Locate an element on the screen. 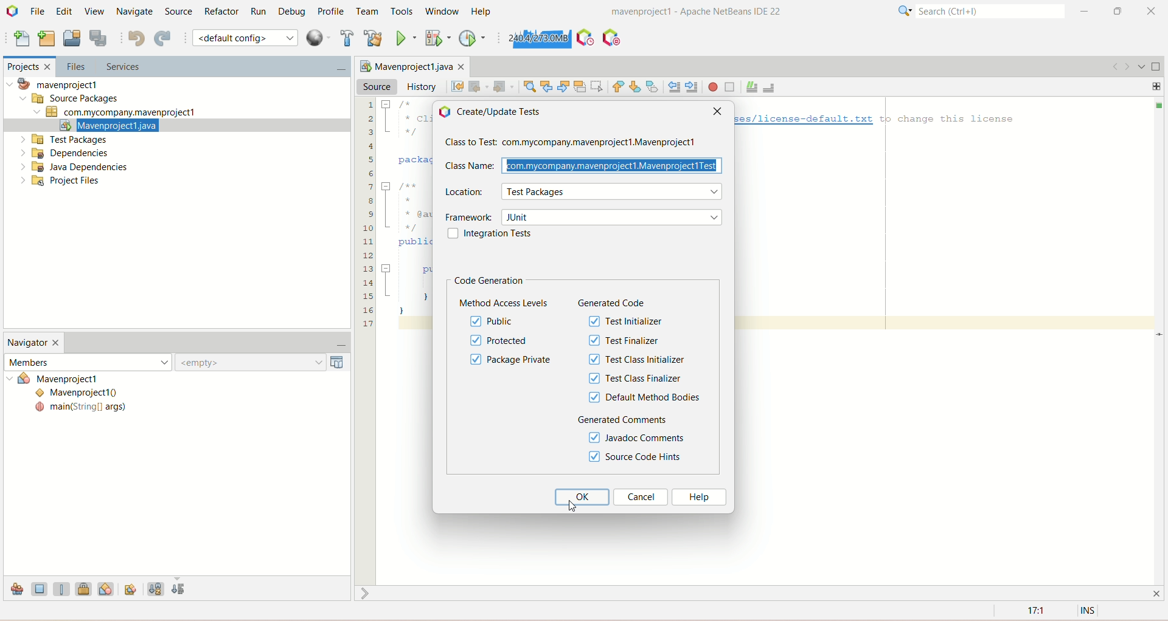  cursor is located at coordinates (571, 512).